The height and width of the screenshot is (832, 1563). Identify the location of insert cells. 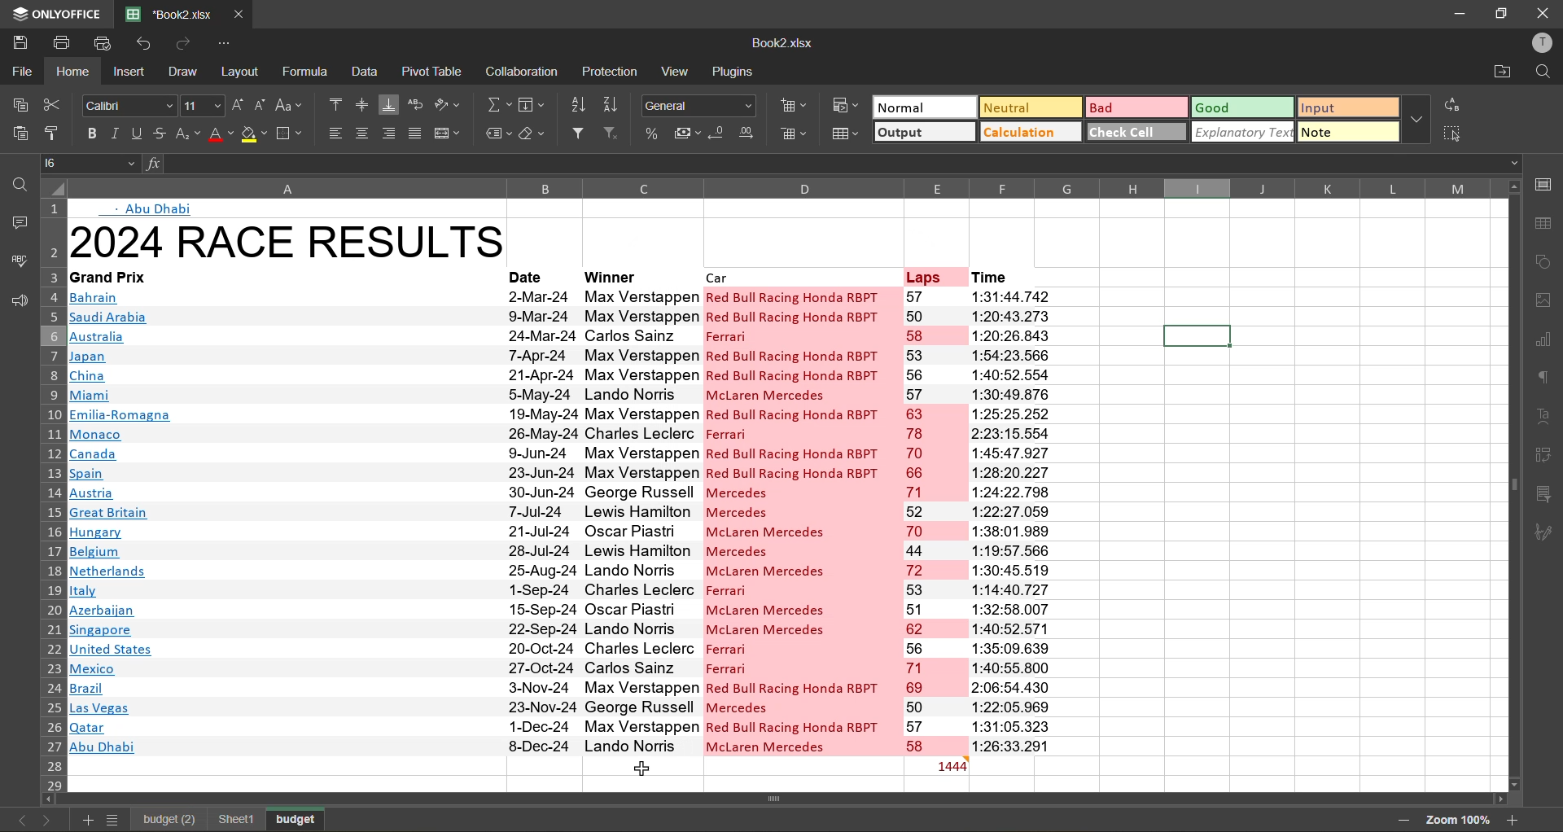
(796, 109).